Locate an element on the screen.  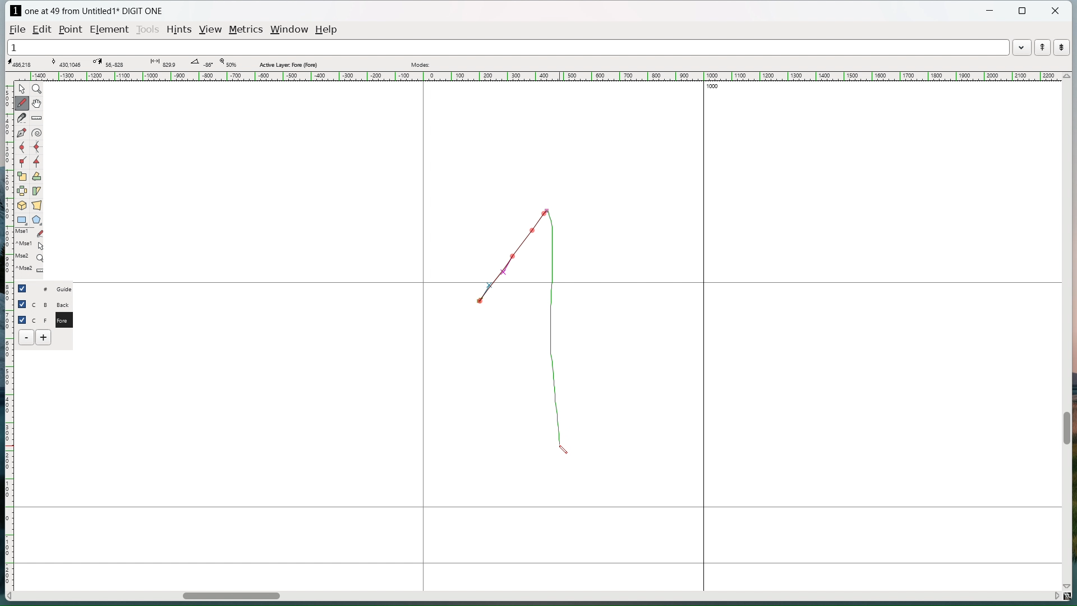
add a curve point is located at coordinates (22, 148).